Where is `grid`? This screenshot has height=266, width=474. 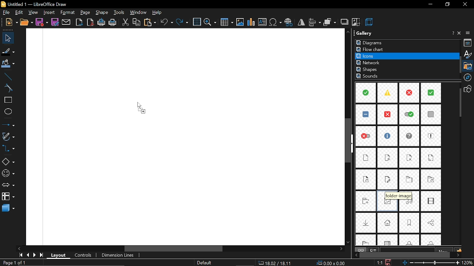
grid is located at coordinates (197, 22).